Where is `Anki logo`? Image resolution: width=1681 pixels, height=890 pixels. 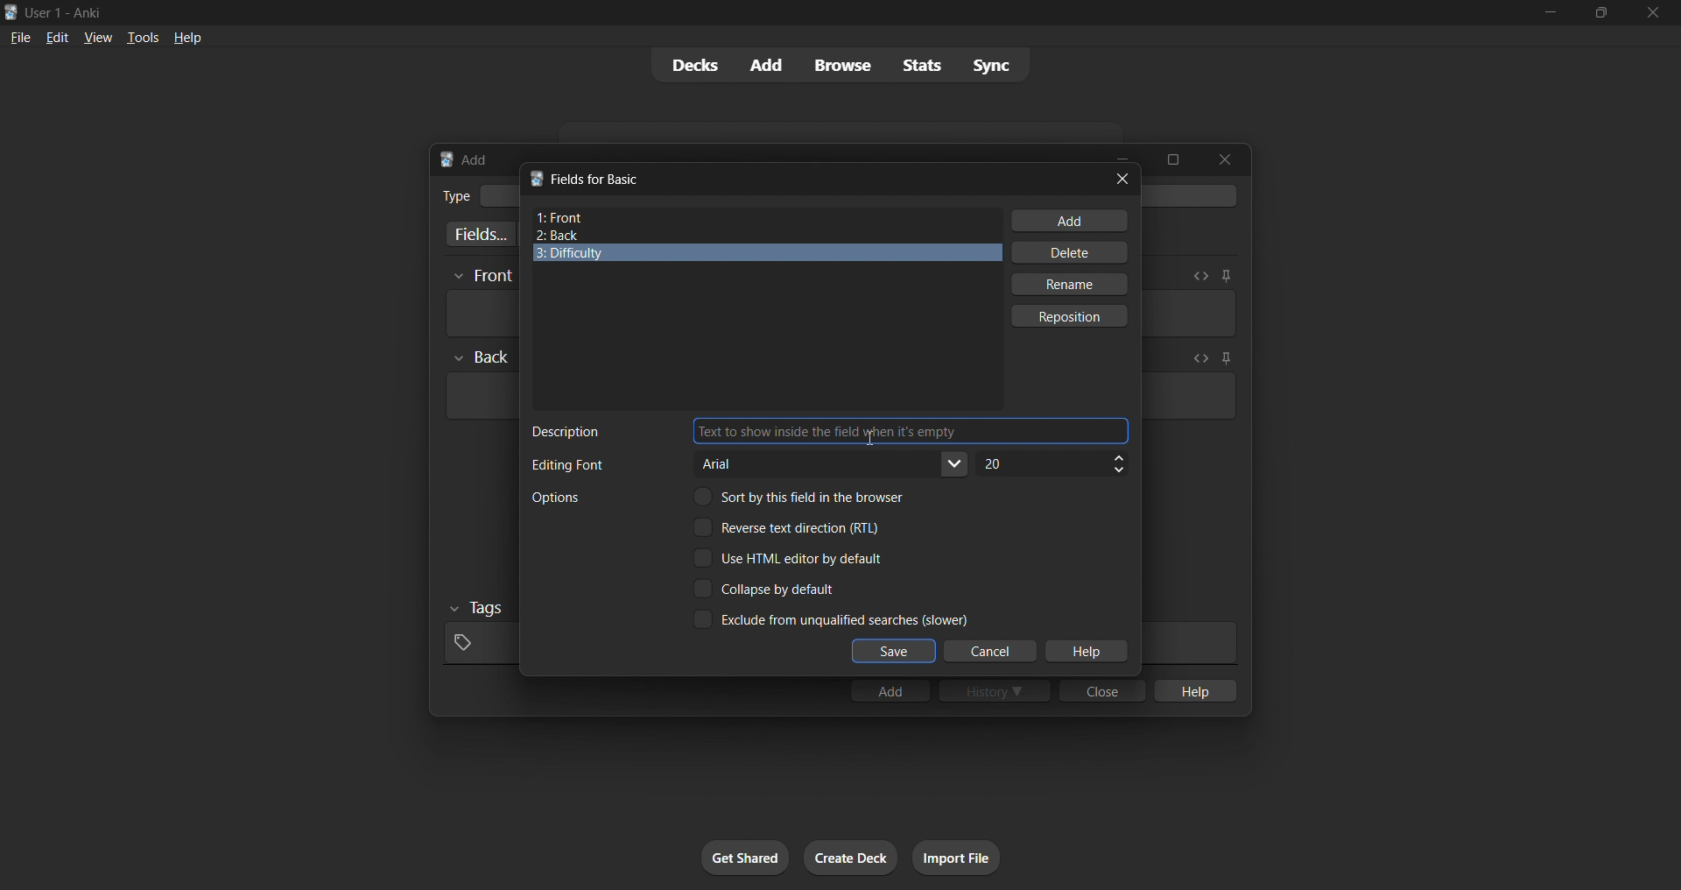 Anki logo is located at coordinates (447, 159).